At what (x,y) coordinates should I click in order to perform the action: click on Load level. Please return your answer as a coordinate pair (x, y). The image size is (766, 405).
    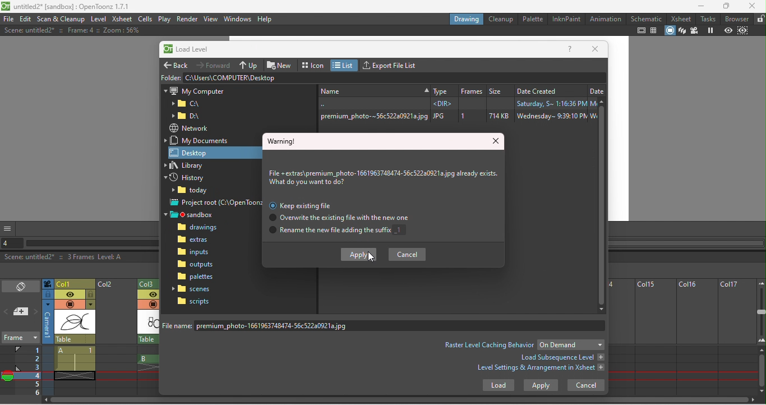
    Looking at the image, I should click on (192, 50).